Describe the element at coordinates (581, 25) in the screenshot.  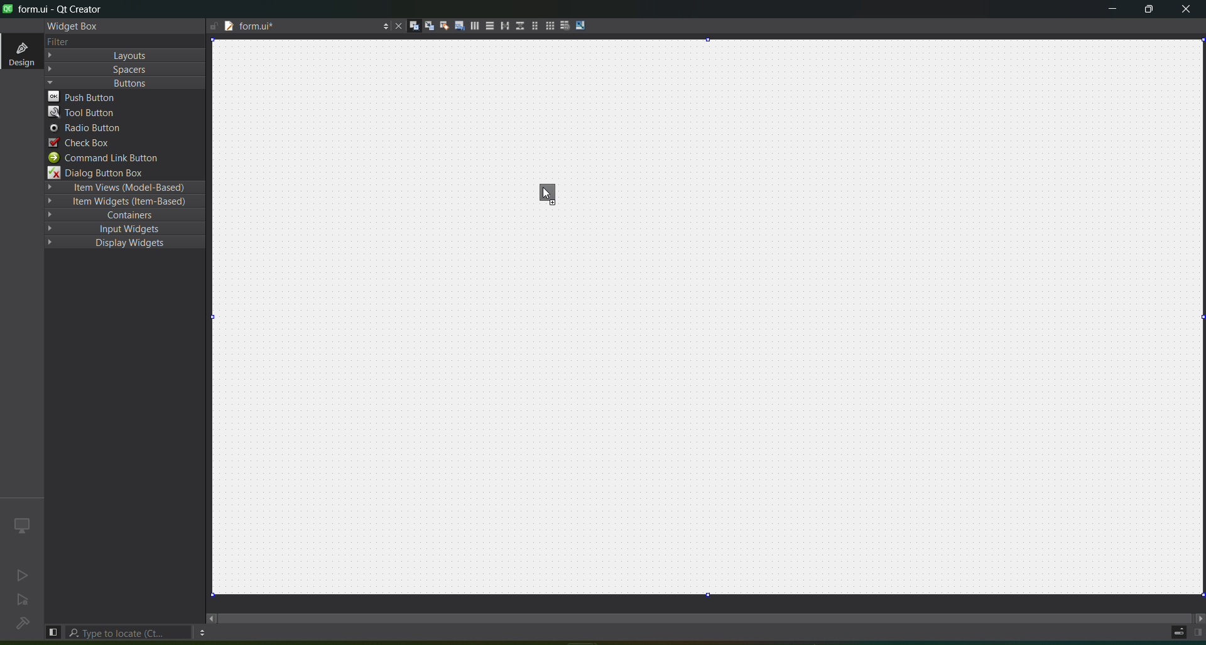
I see `adjust size` at that location.